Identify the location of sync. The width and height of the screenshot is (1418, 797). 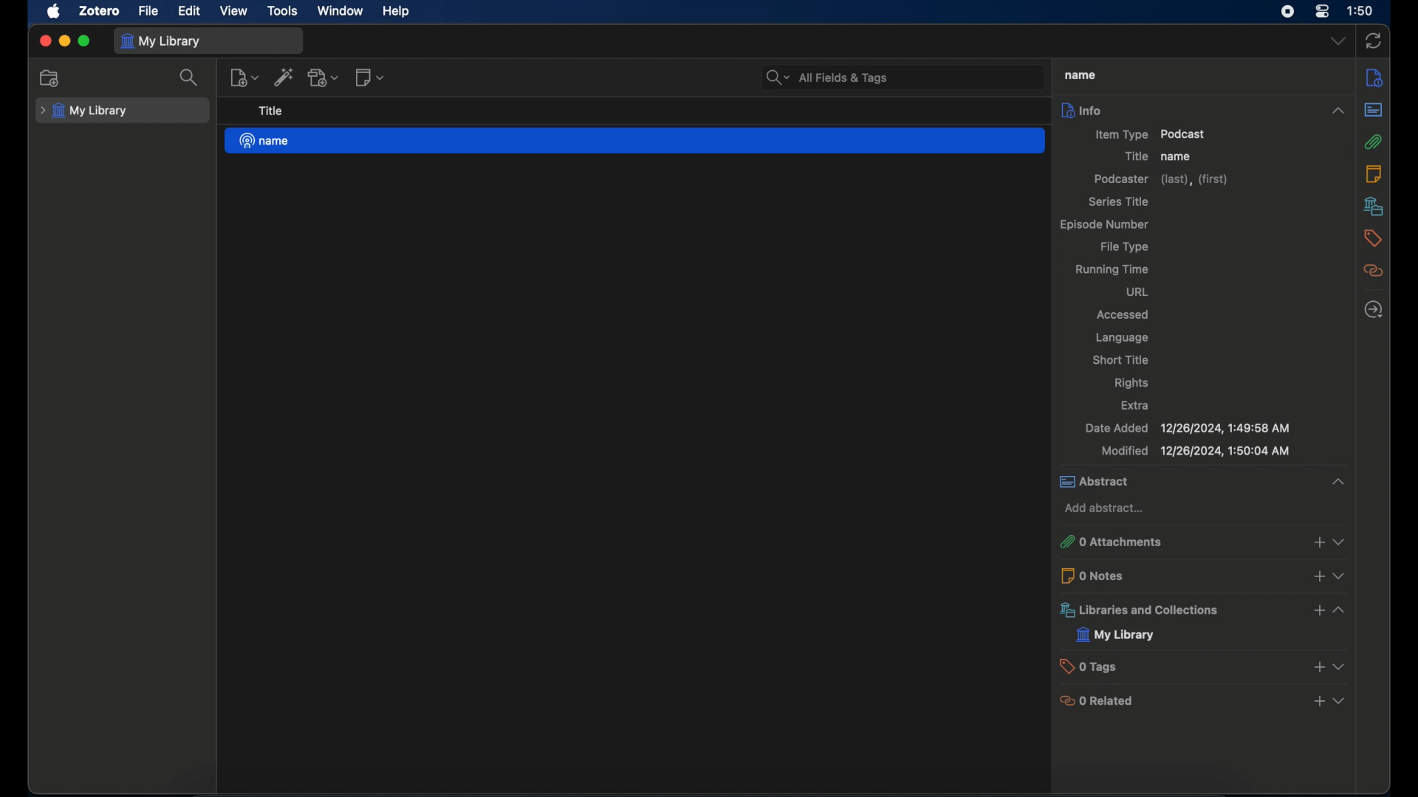
(1374, 41).